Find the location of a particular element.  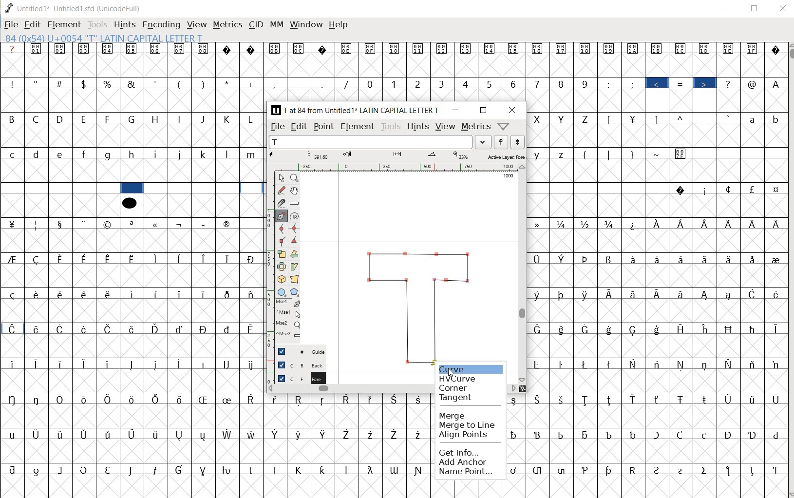

Symbol is located at coordinates (680, 435).